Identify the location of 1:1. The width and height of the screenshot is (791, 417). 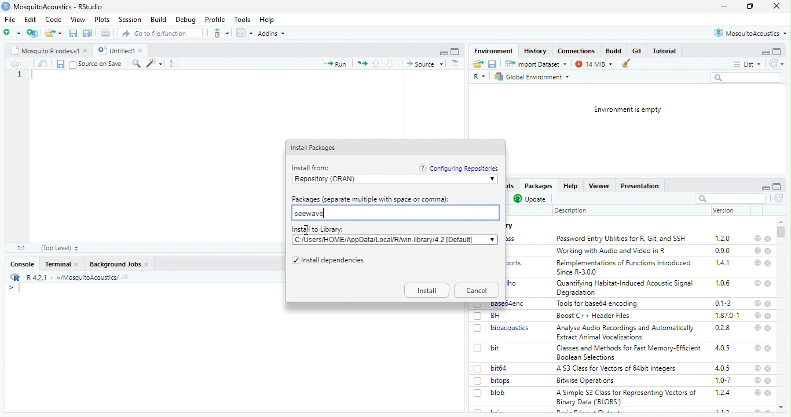
(23, 248).